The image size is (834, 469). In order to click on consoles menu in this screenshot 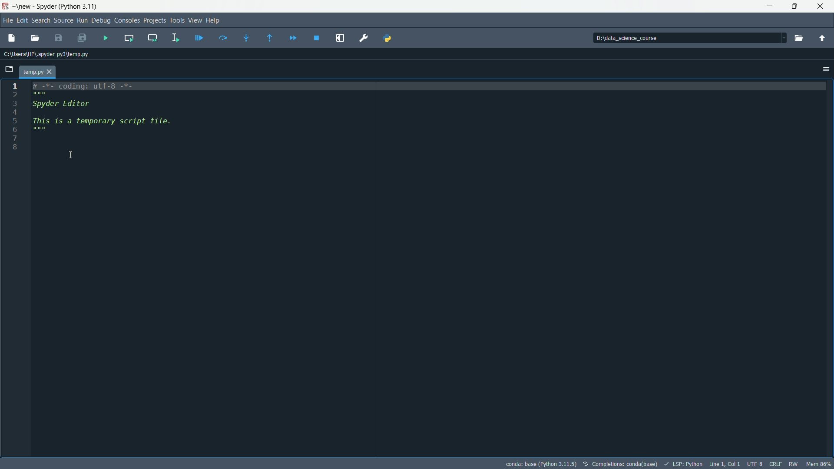, I will do `click(126, 20)`.